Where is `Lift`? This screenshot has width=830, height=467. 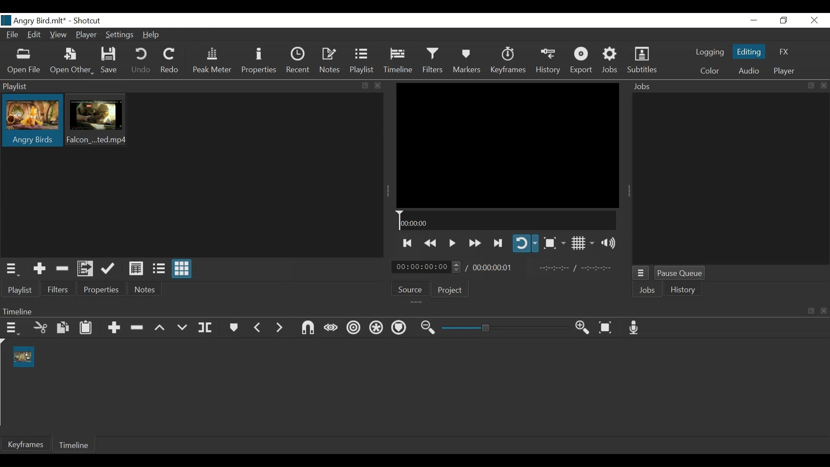
Lift is located at coordinates (160, 327).